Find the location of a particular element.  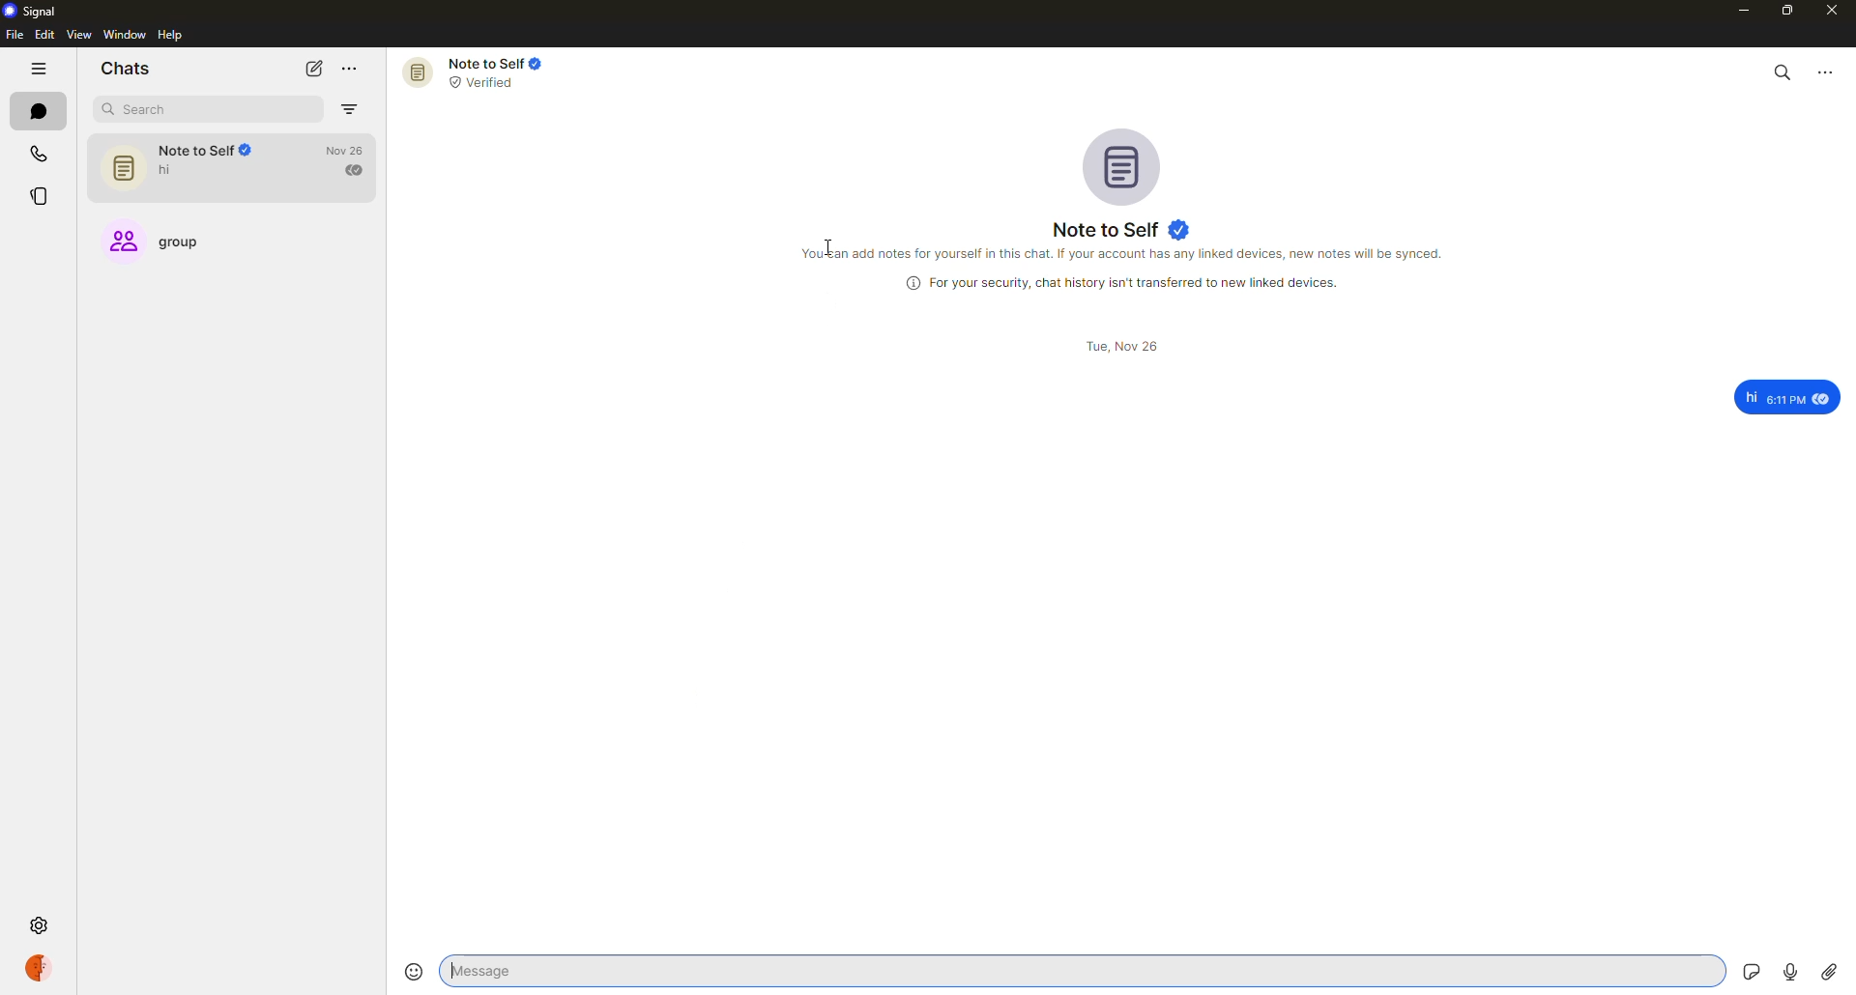

hide tabs is located at coordinates (39, 71).